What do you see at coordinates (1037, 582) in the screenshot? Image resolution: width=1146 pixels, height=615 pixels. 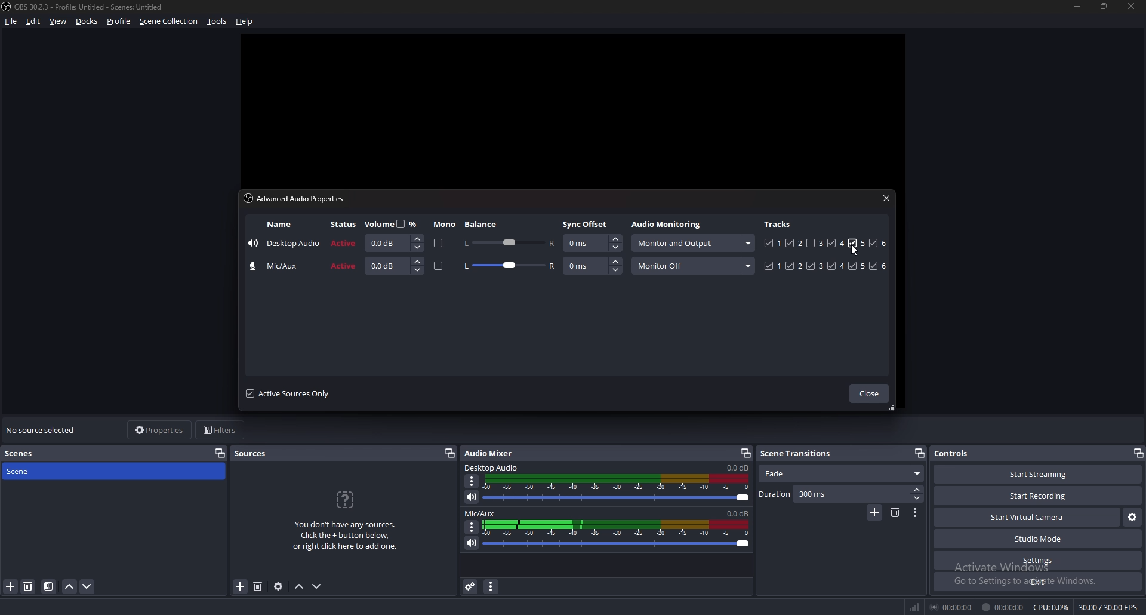 I see `exit` at bounding box center [1037, 582].